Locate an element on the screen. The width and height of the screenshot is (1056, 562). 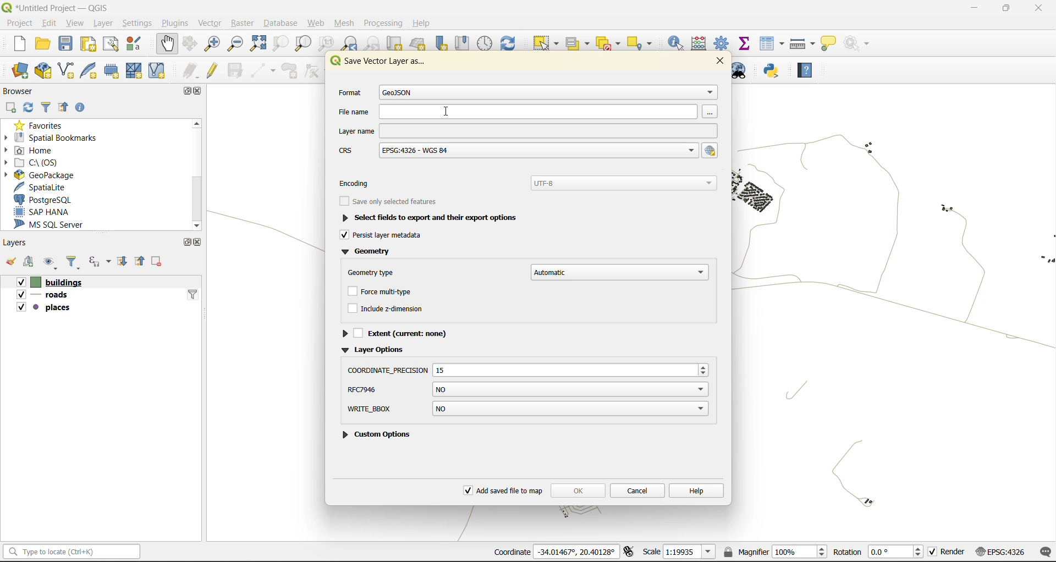
zoom last is located at coordinates (351, 42).